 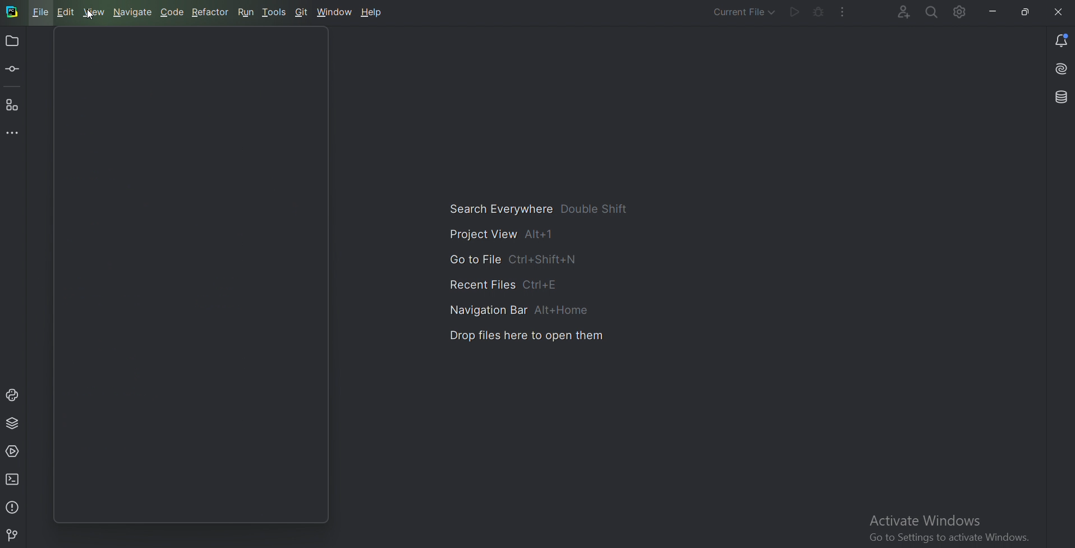 What do you see at coordinates (172, 11) in the screenshot?
I see `Code` at bounding box center [172, 11].